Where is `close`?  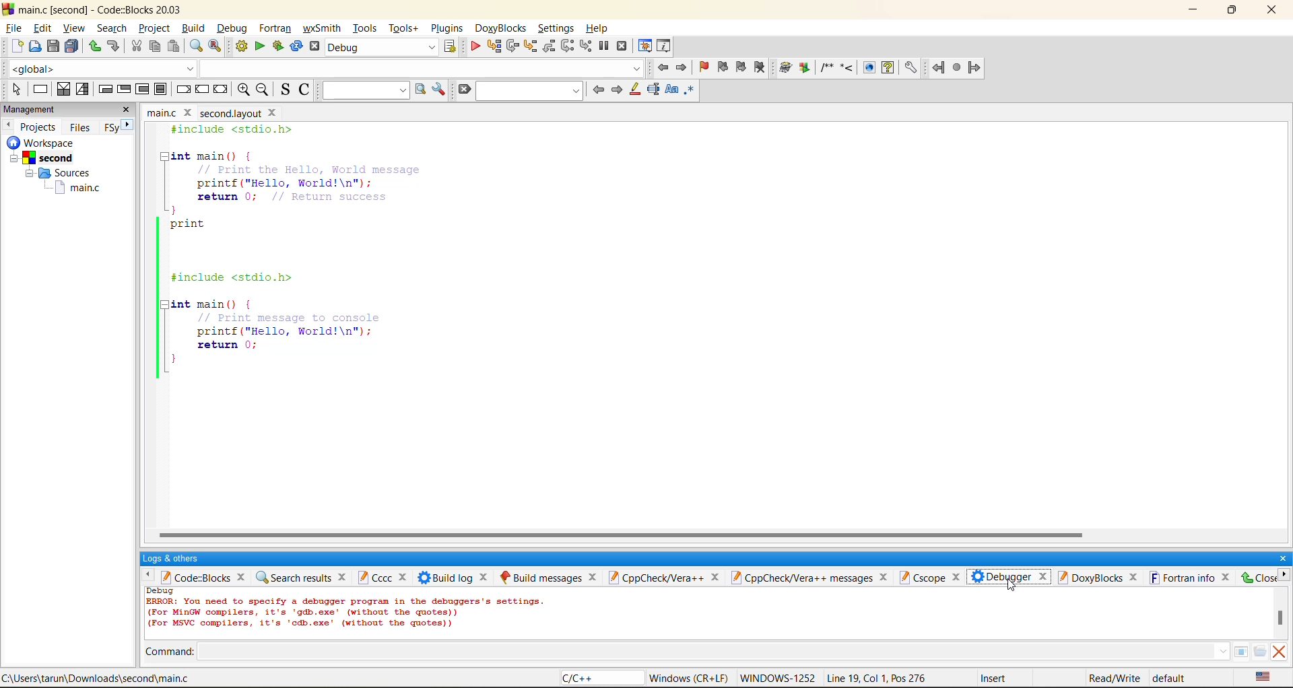 close is located at coordinates (128, 110).